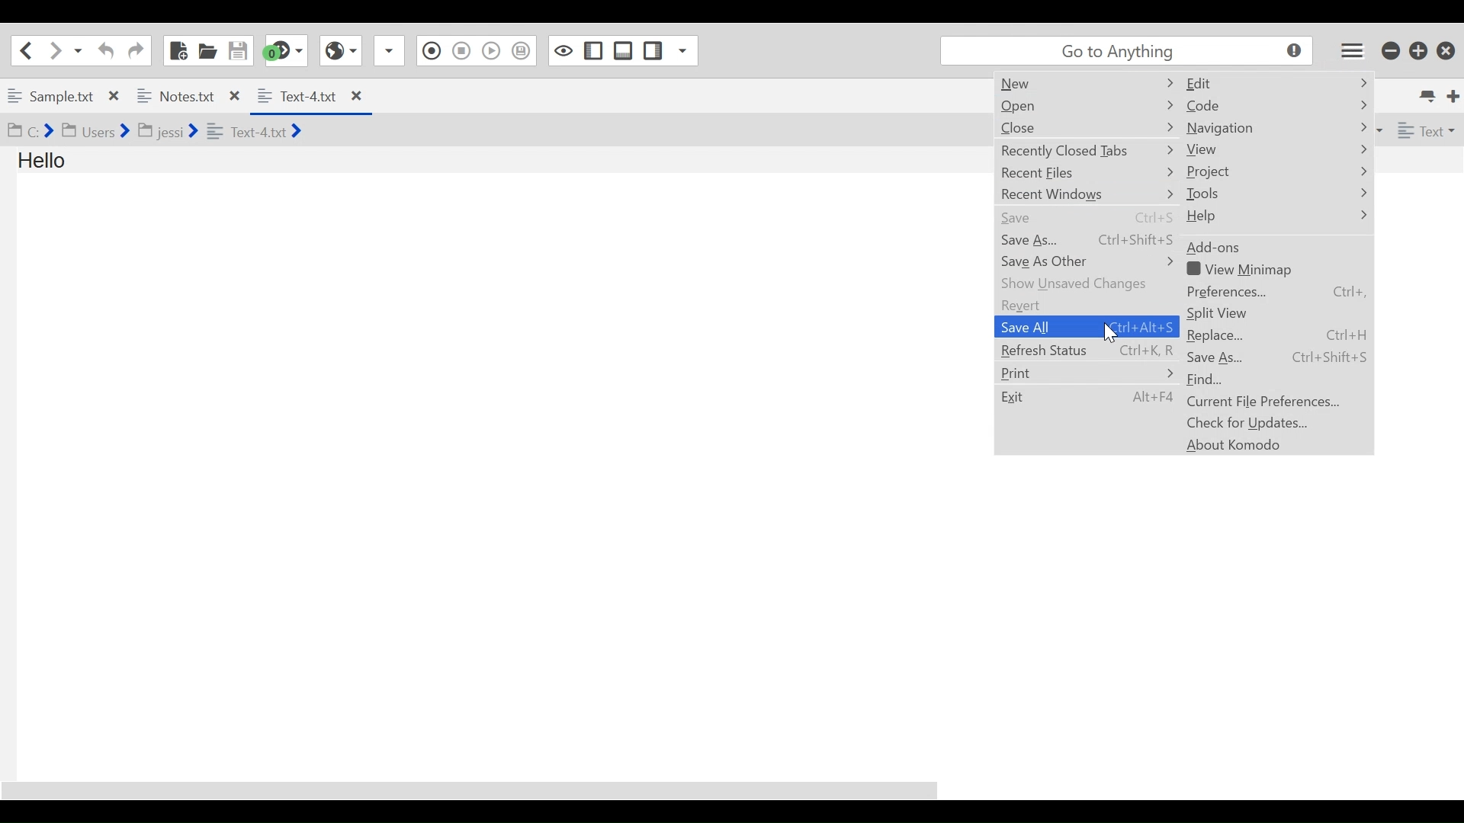 The height and width of the screenshot is (823, 1464). I want to click on Save, so click(1087, 217).